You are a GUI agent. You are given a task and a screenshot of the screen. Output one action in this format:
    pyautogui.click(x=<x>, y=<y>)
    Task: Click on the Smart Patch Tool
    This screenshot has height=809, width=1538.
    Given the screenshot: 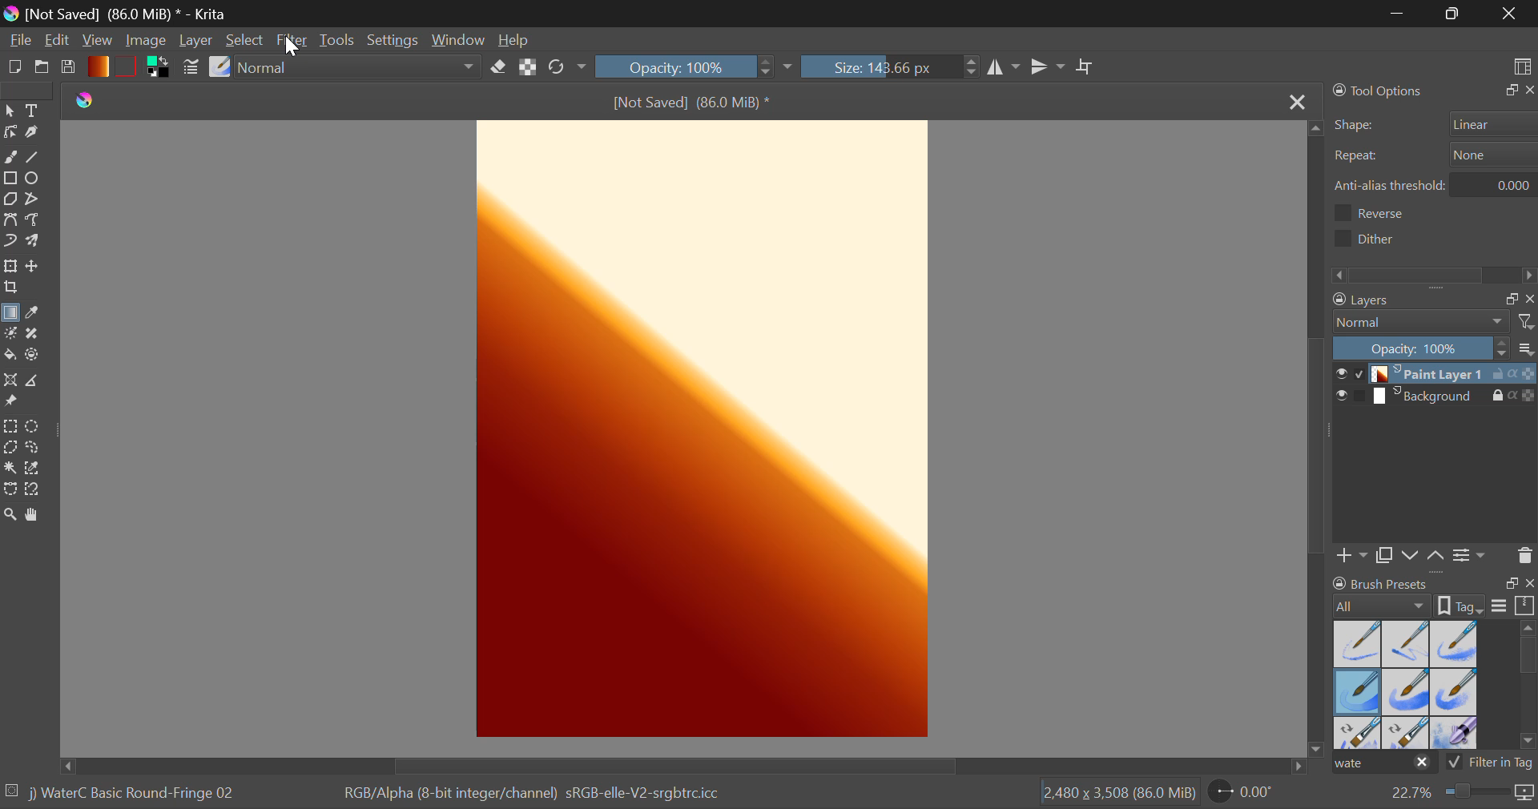 What is the action you would take?
    pyautogui.click(x=38, y=333)
    